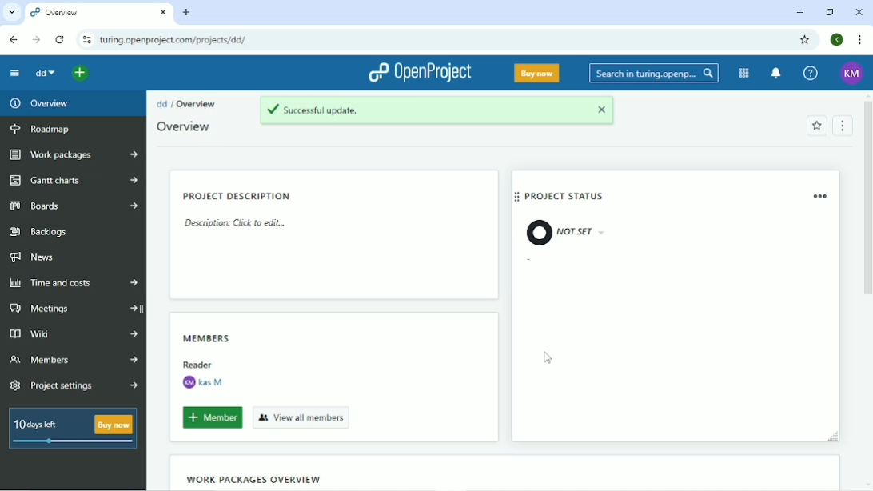 This screenshot has width=873, height=491. Describe the element at coordinates (13, 14) in the screenshot. I see `Search tabs` at that location.